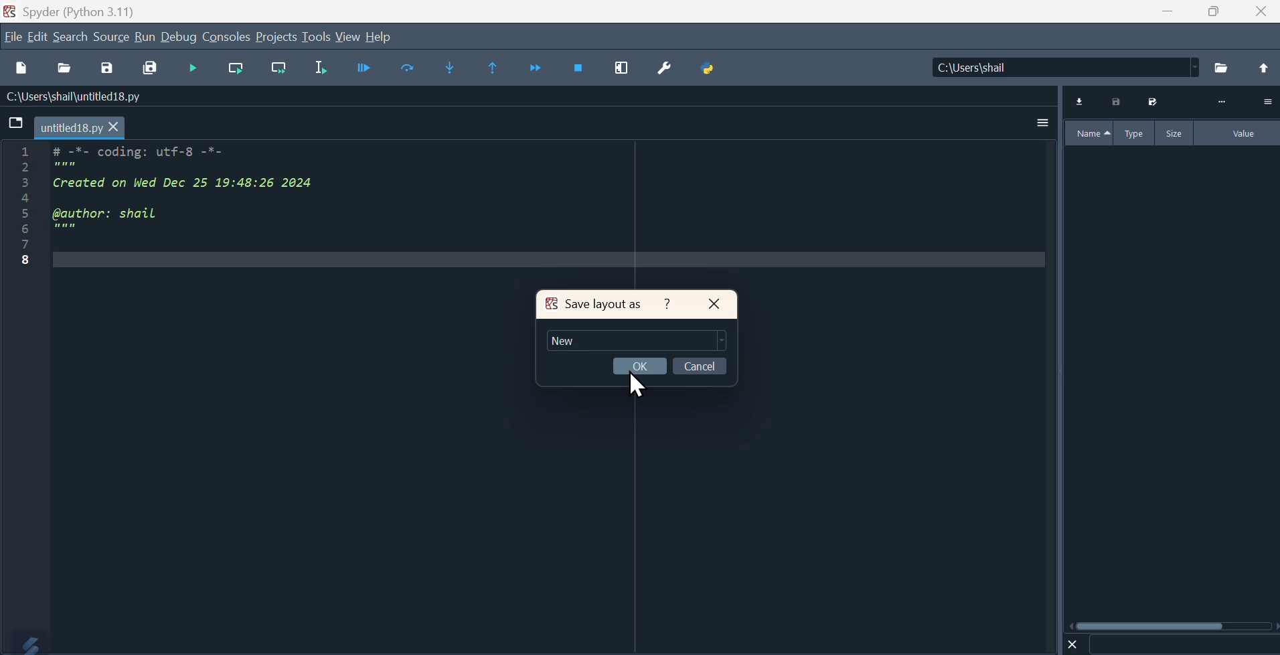 The width and height of the screenshot is (1280, 655). I want to click on Run current salon go to the next one, so click(278, 68).